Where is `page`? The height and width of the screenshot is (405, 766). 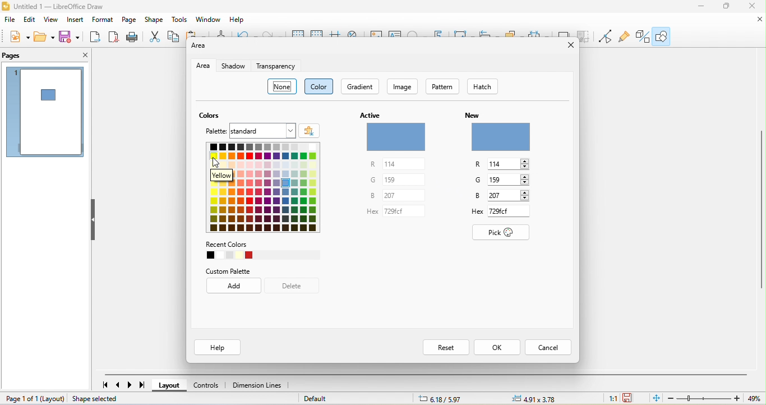 page is located at coordinates (130, 20).